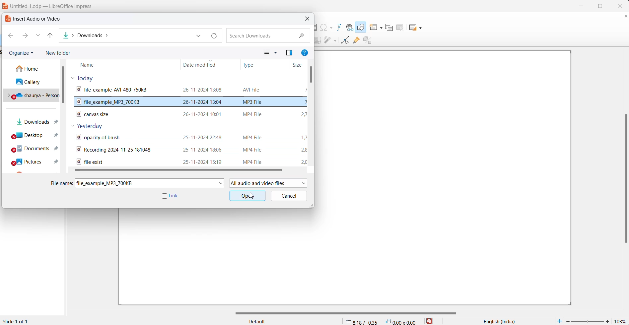 The height and width of the screenshot is (325, 629). Describe the element at coordinates (356, 41) in the screenshot. I see `show gluepoint functions` at that location.